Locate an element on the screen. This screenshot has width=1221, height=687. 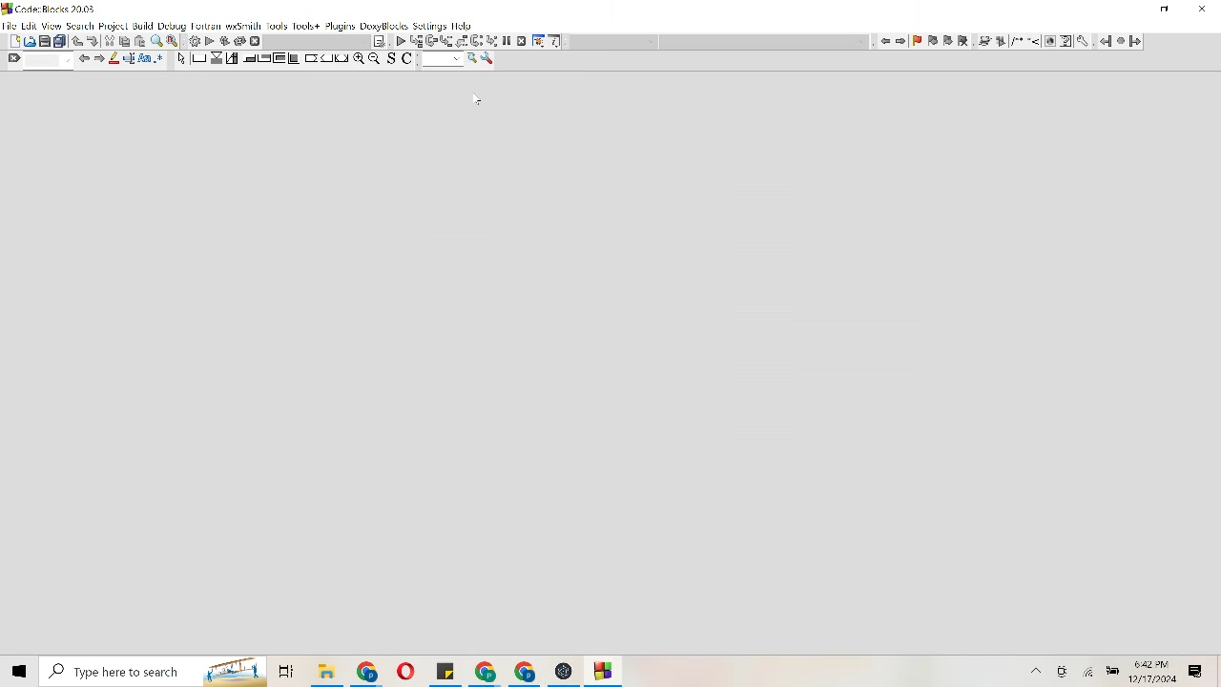
Time and date is located at coordinates (1156, 672).